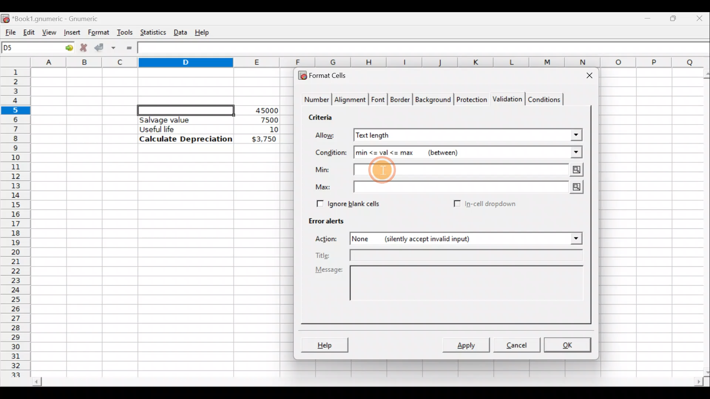 This screenshot has height=399, width=710. Describe the element at coordinates (586, 77) in the screenshot. I see `Close` at that location.